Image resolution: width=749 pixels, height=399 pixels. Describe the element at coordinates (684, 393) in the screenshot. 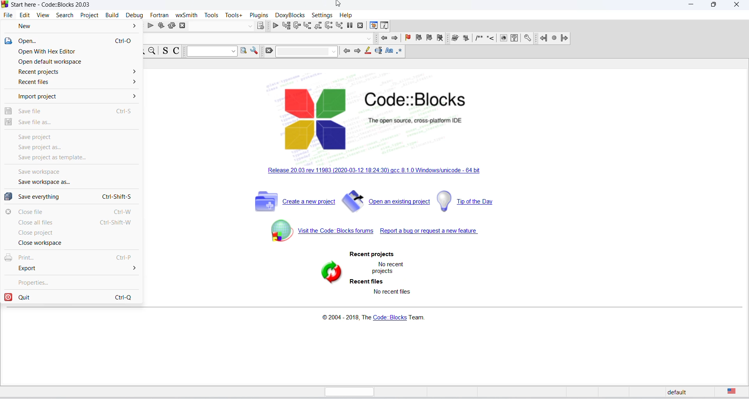

I see `default` at that location.